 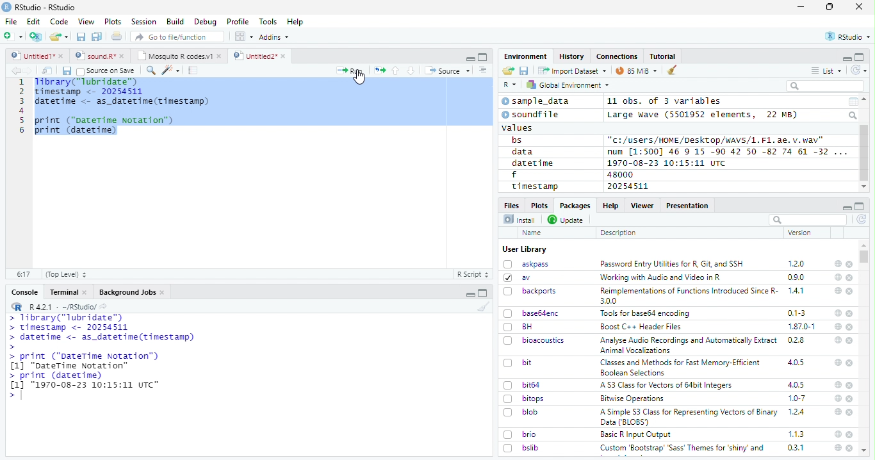 What do you see at coordinates (572, 70) in the screenshot?
I see `Import Dataset` at bounding box center [572, 70].